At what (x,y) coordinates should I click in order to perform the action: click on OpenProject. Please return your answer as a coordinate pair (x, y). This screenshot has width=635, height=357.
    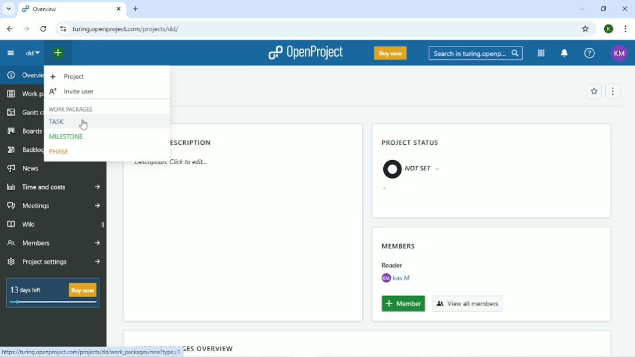
    Looking at the image, I should click on (306, 53).